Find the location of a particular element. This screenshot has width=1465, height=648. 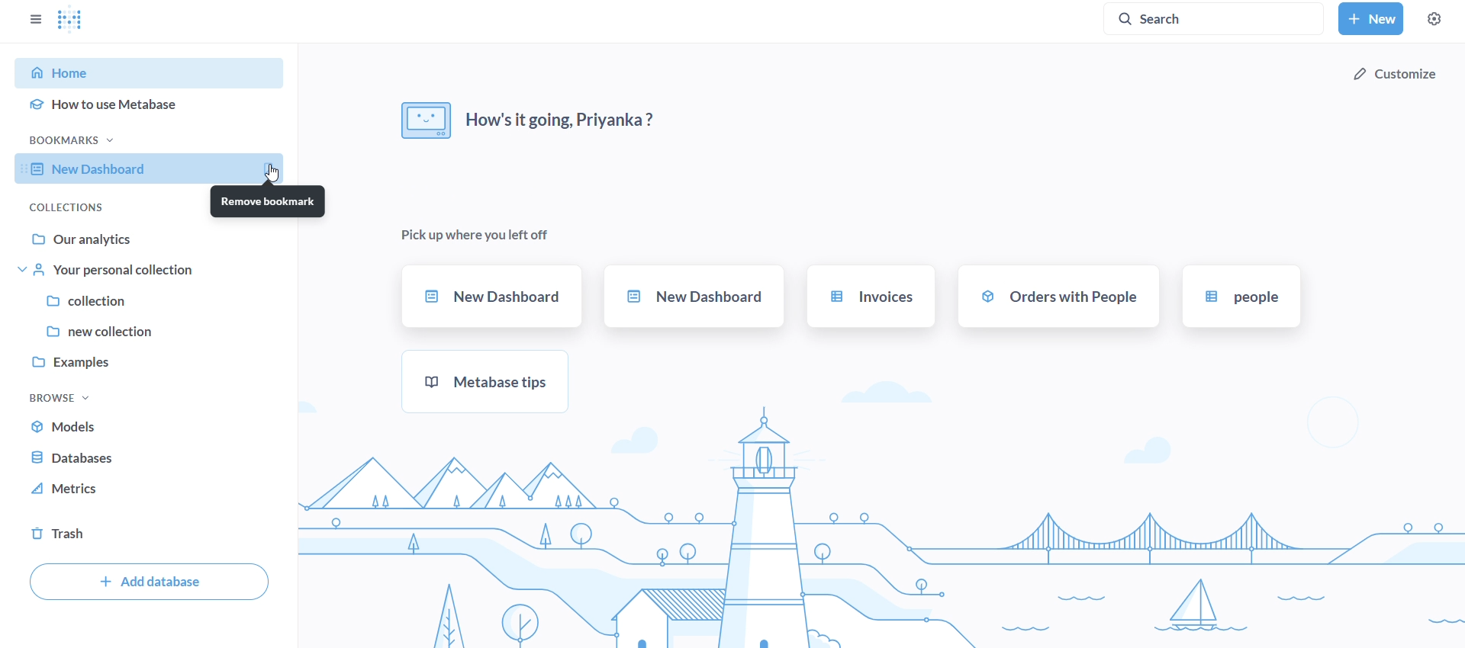

examples is located at coordinates (154, 360).